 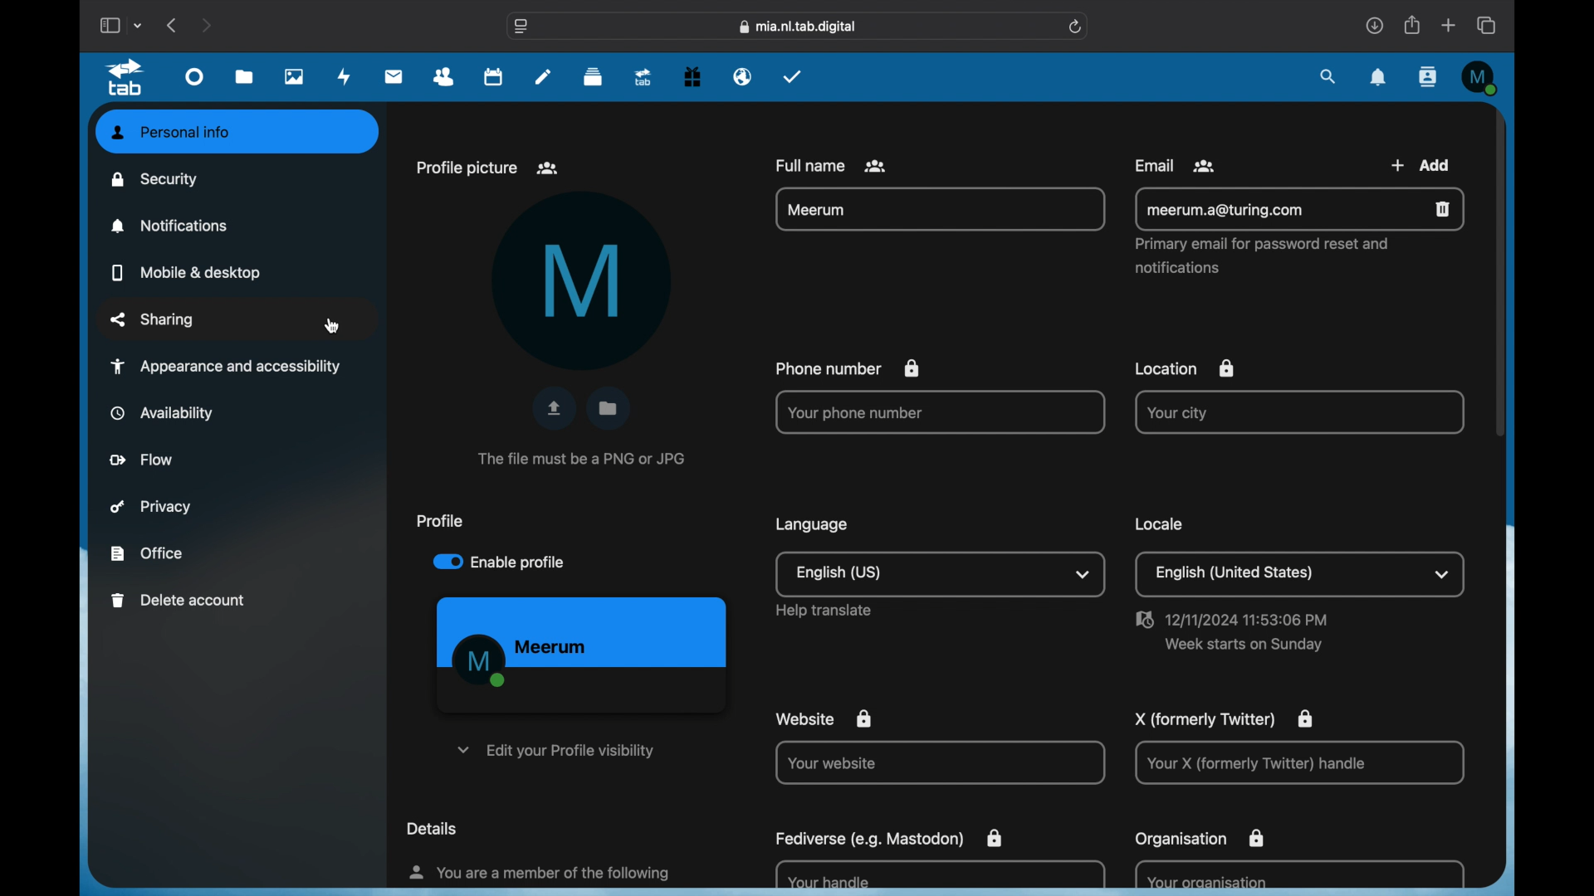 I want to click on privacy, so click(x=151, y=507).